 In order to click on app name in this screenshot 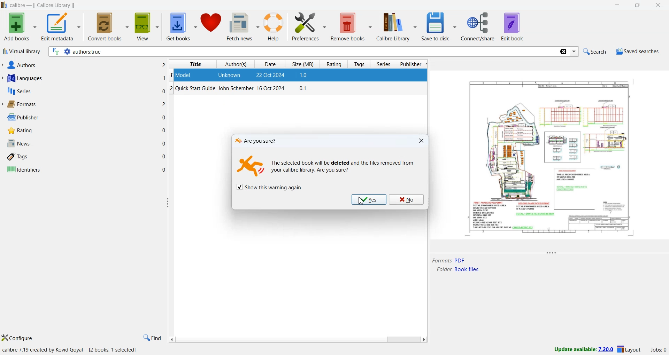, I will do `click(4, 5)`.